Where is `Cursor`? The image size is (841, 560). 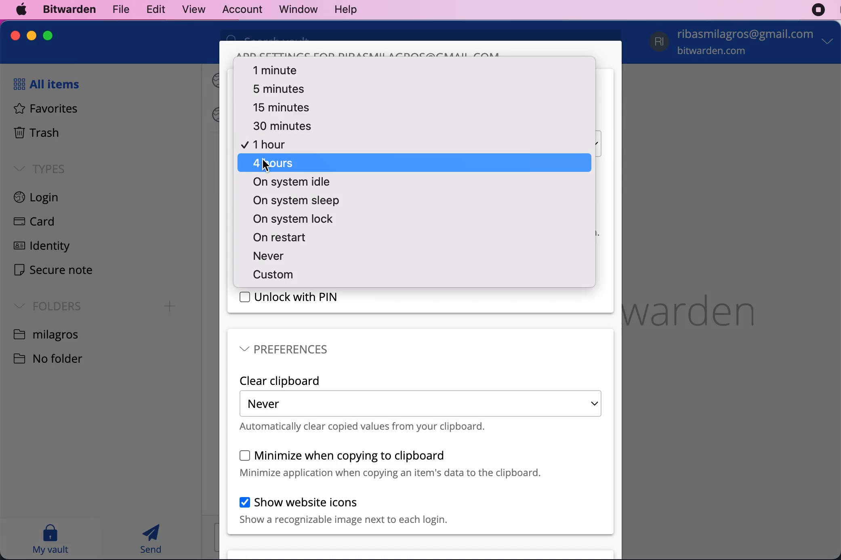 Cursor is located at coordinates (266, 165).